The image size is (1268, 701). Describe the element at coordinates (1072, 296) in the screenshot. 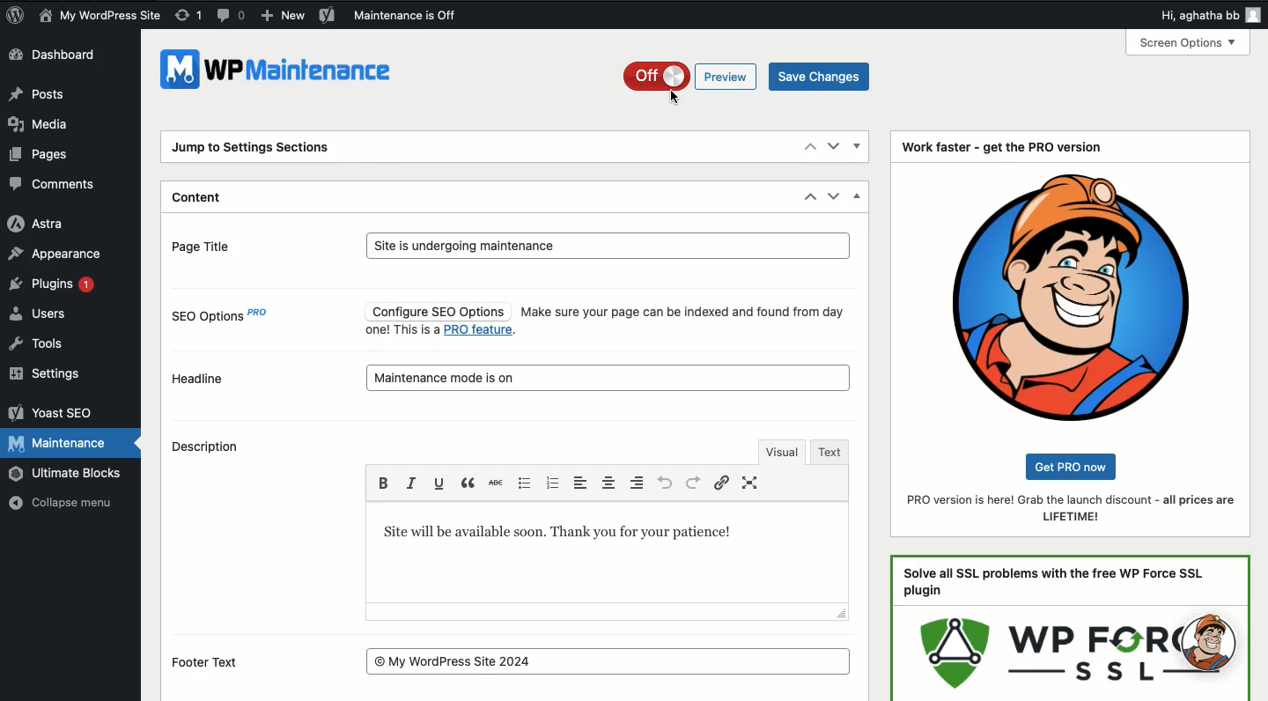

I see `Logo` at that location.